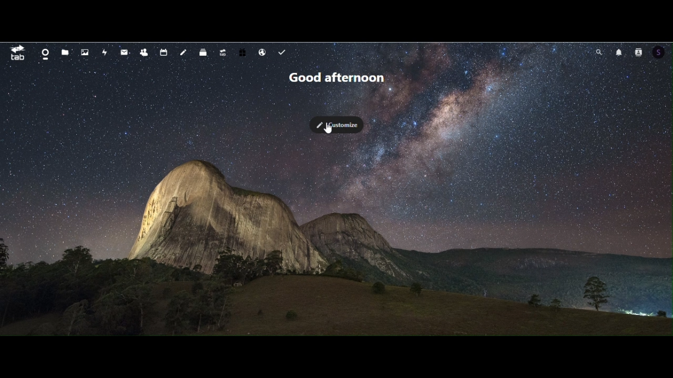 Image resolution: width=673 pixels, height=378 pixels. Describe the element at coordinates (224, 51) in the screenshot. I see `upgrade` at that location.